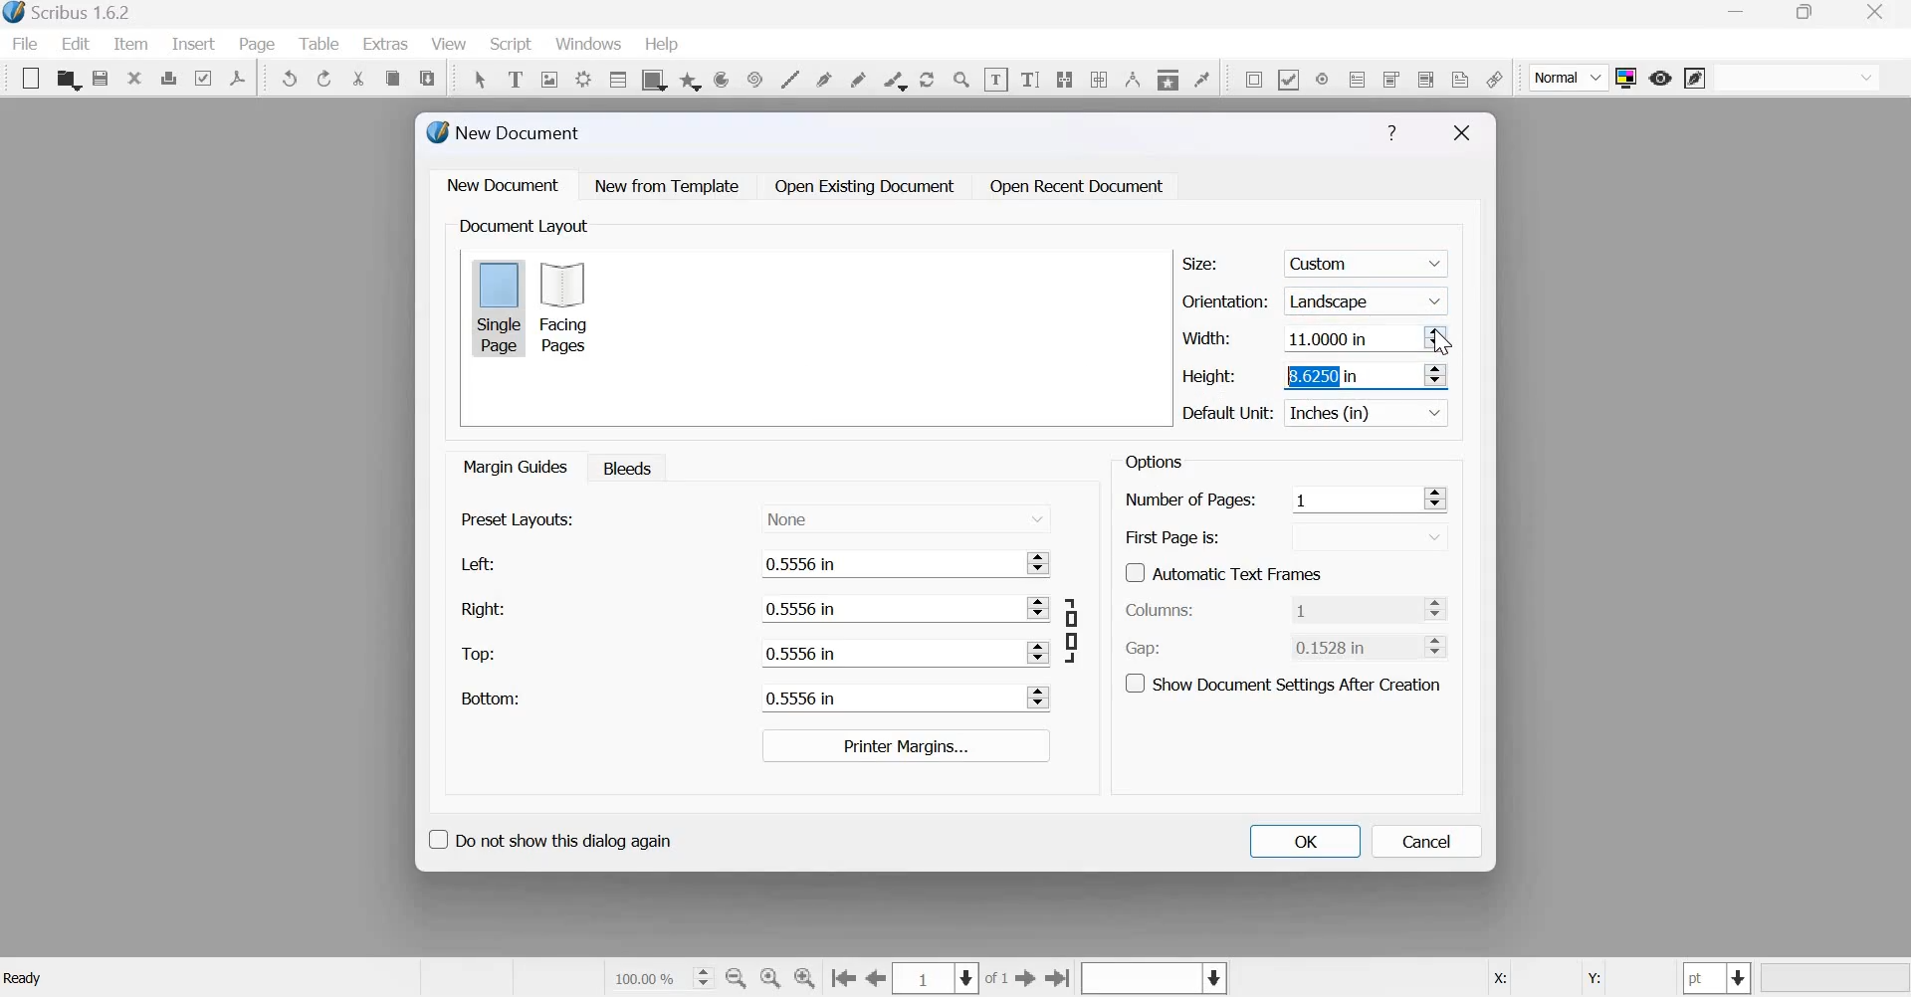  Describe the element at coordinates (1433, 498) in the screenshot. I see `Increase and Decrease` at that location.